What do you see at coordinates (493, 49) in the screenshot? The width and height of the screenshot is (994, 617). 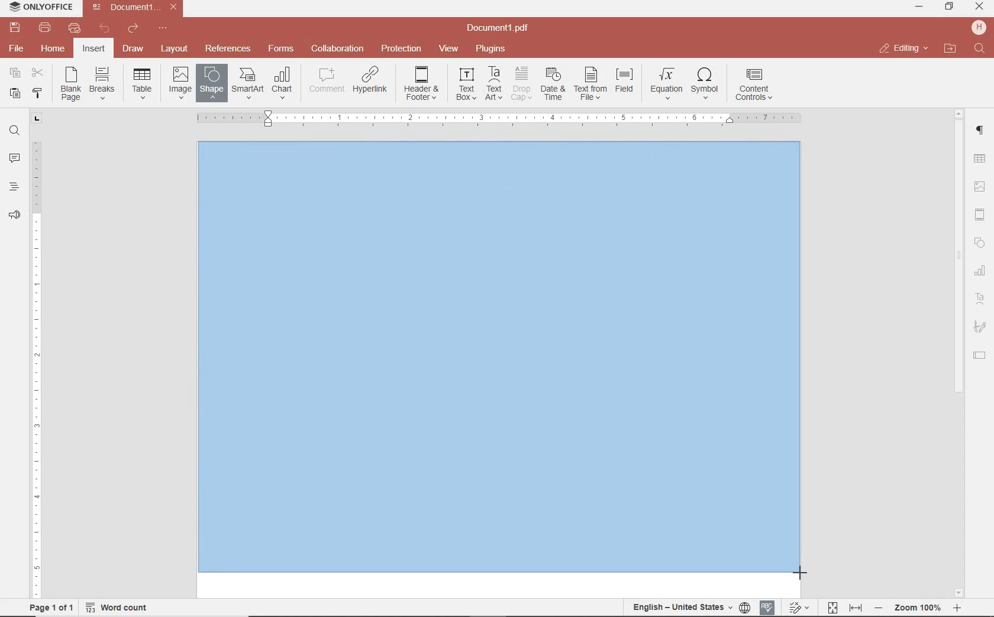 I see `plugins` at bounding box center [493, 49].